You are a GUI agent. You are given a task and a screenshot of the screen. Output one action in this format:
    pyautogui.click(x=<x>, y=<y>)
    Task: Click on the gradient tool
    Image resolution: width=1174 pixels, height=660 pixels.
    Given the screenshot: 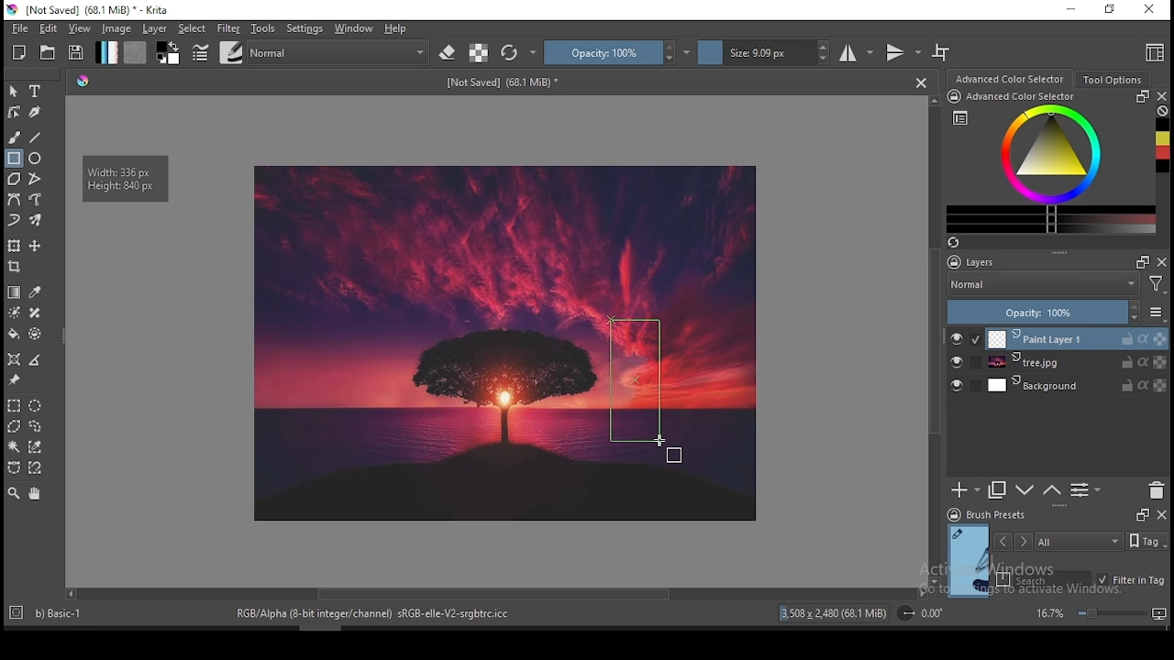 What is the action you would take?
    pyautogui.click(x=15, y=291)
    